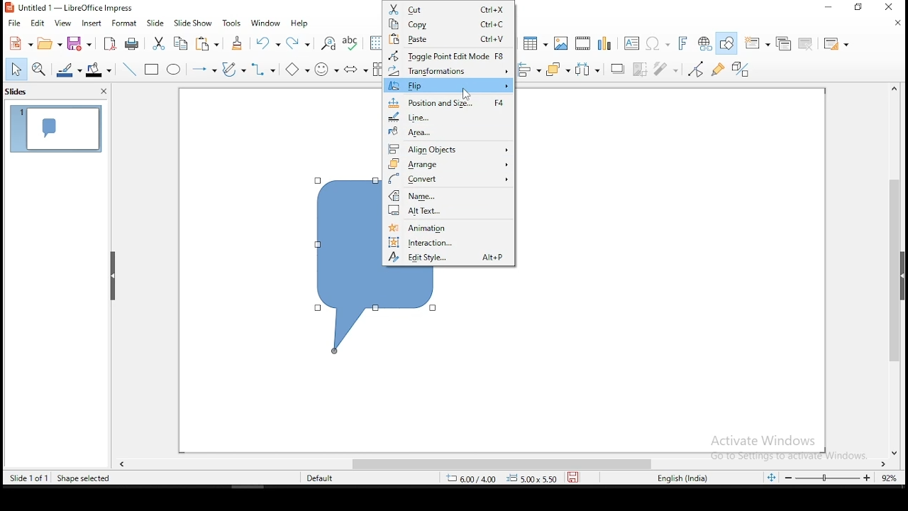 This screenshot has height=511, width=908. I want to click on align objects, so click(528, 70).